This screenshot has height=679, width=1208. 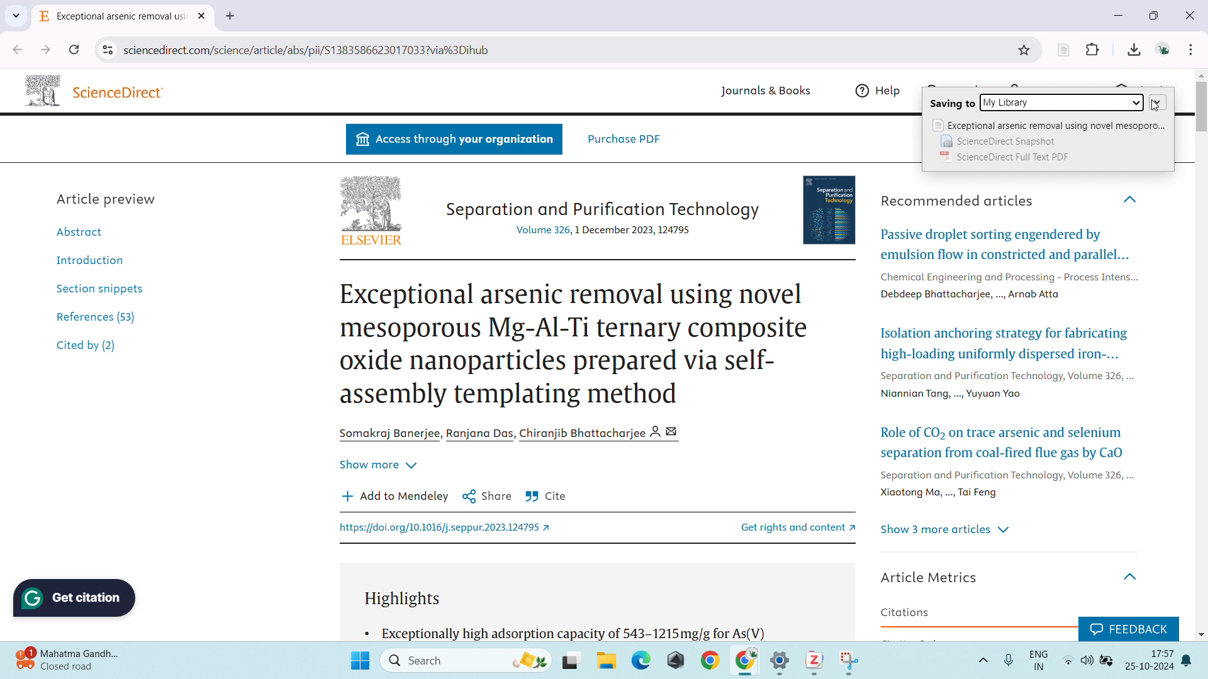 What do you see at coordinates (113, 18) in the screenshot?
I see `Exceptional arsenic removal ` at bounding box center [113, 18].